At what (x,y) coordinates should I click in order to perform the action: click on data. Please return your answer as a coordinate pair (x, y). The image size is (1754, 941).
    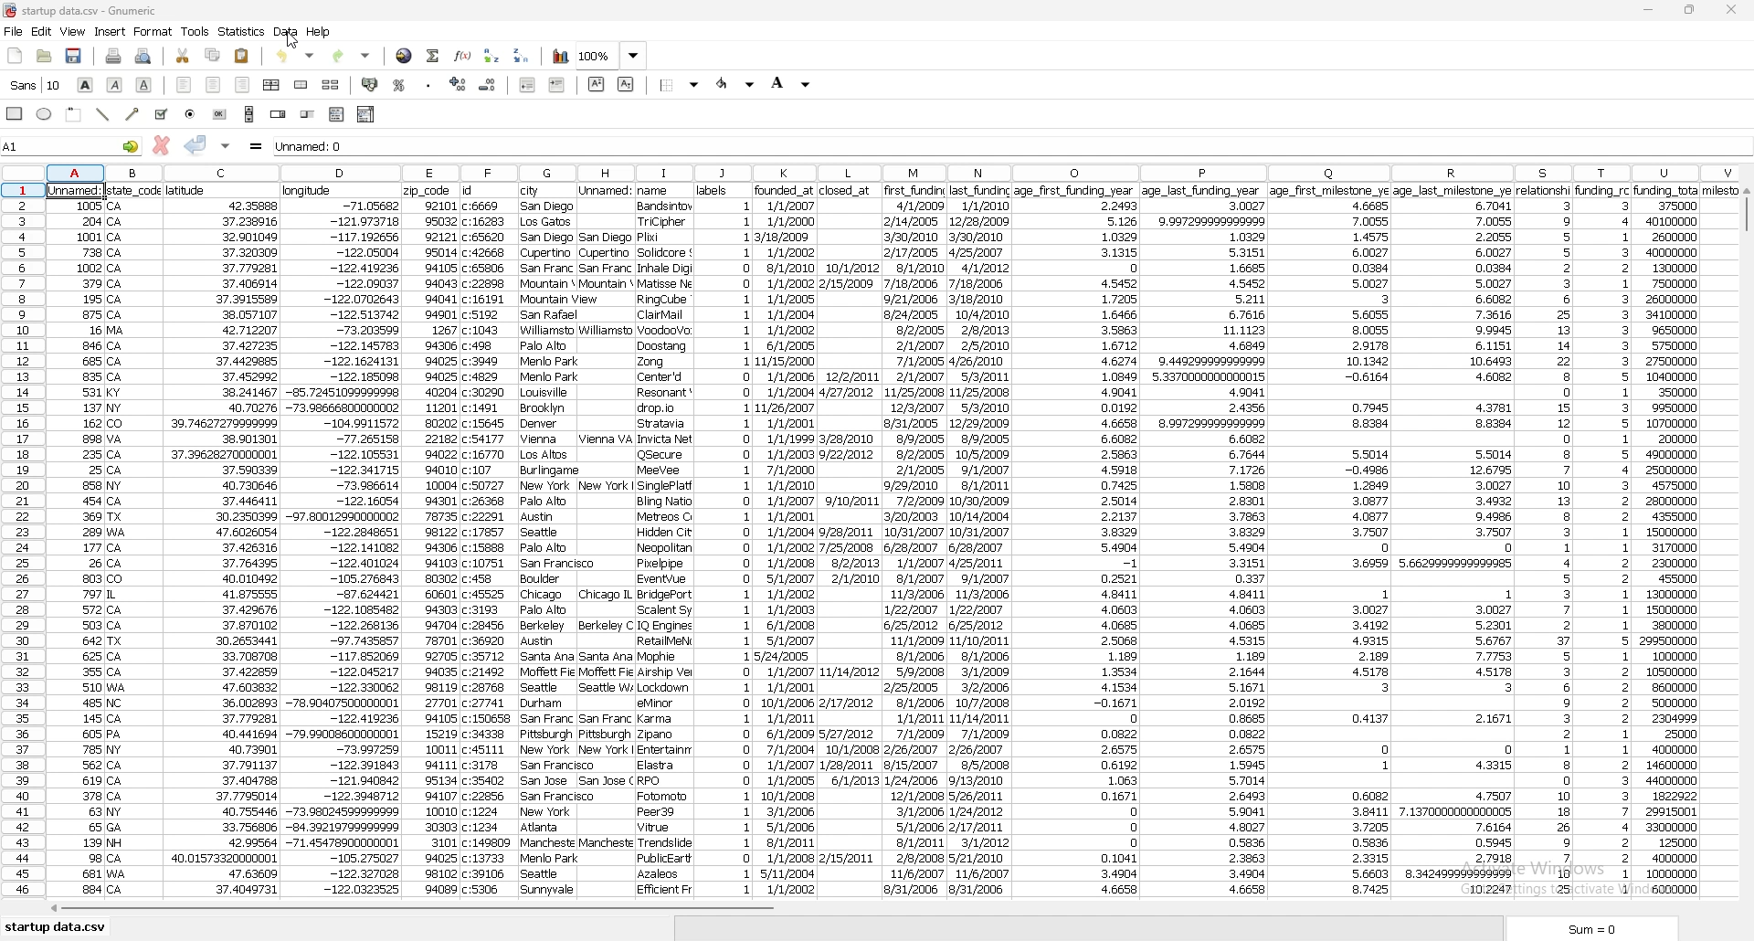
    Looking at the image, I should click on (916, 544).